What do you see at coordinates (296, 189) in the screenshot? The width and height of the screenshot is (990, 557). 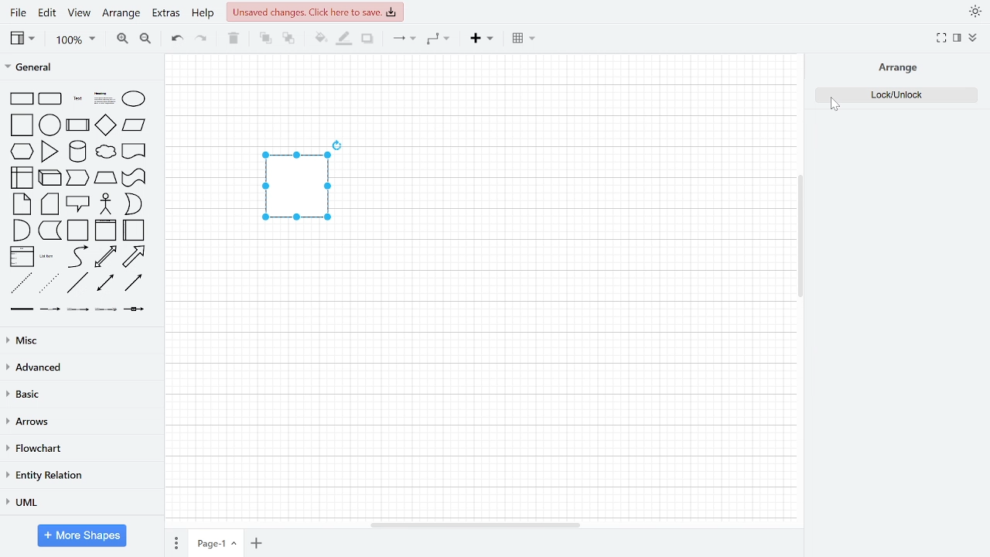 I see `locked shape` at bounding box center [296, 189].